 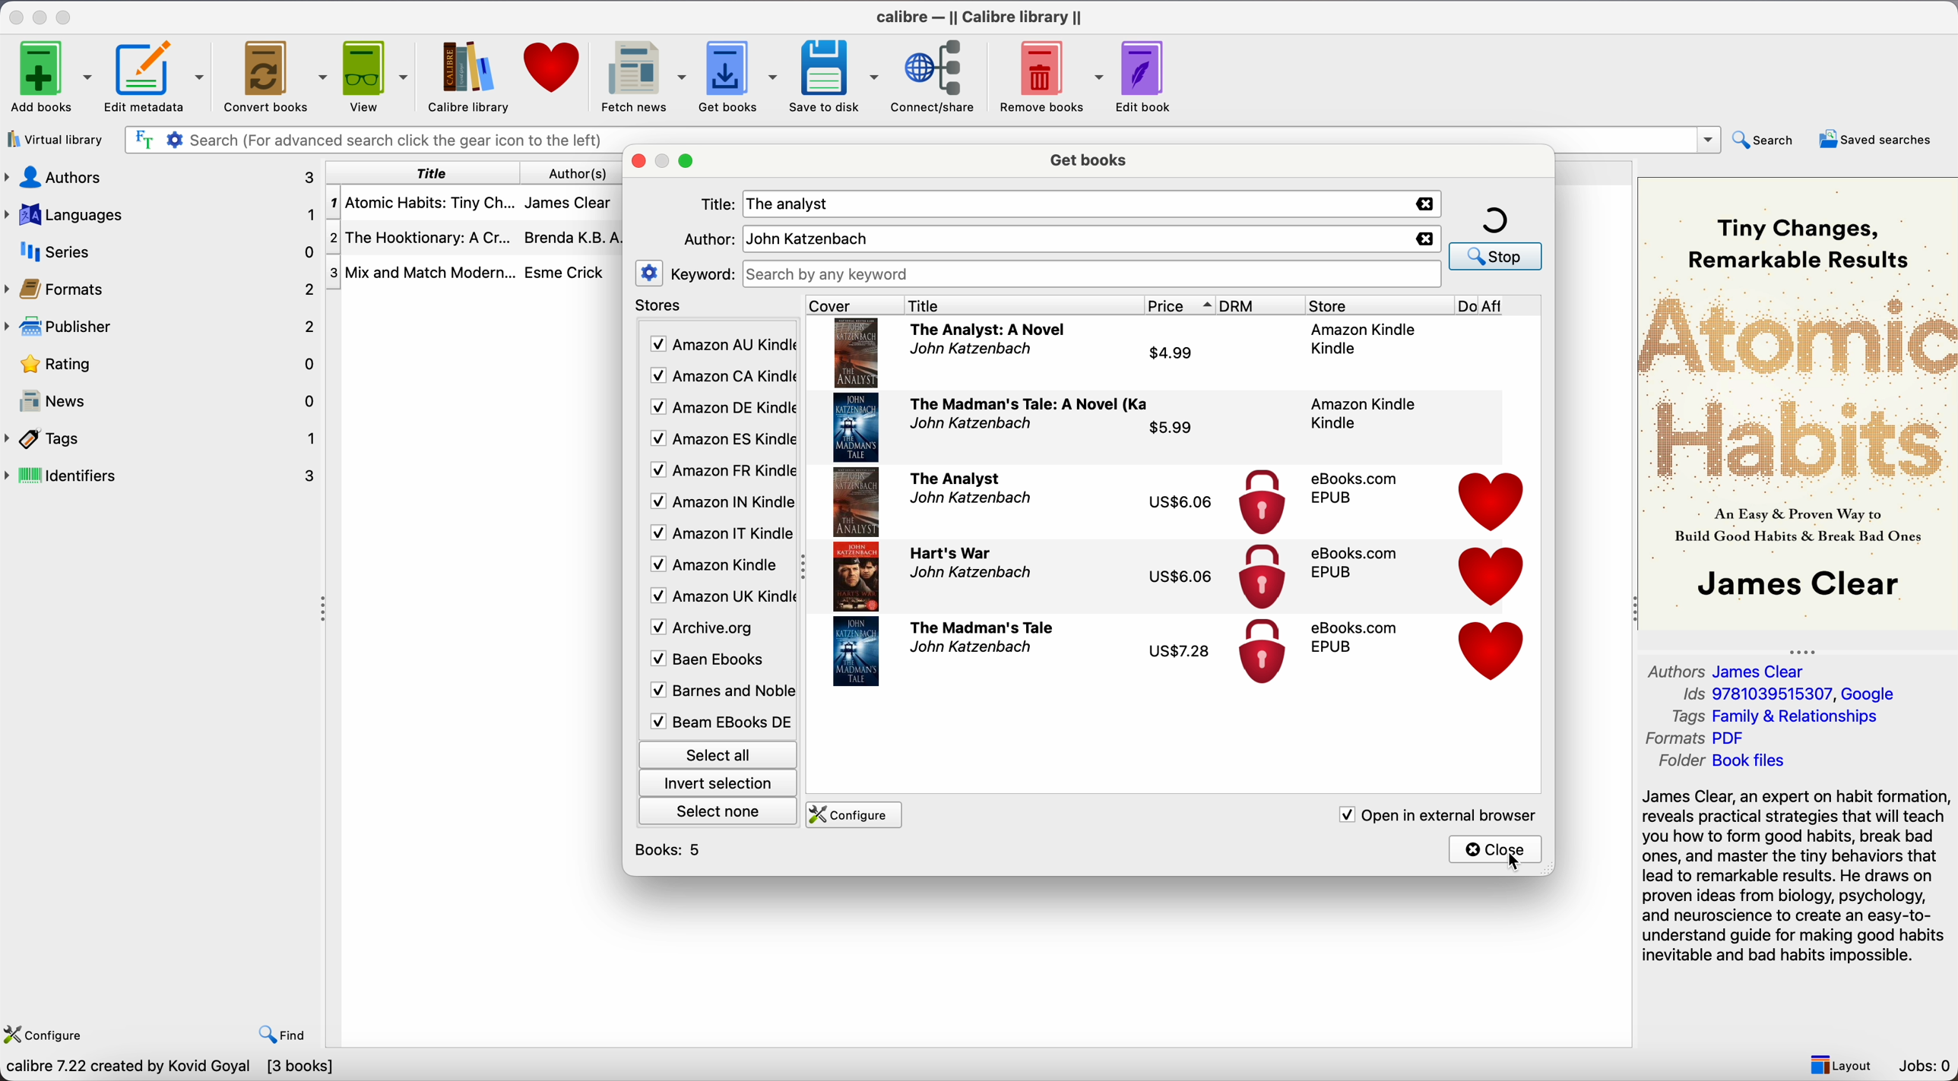 What do you see at coordinates (1493, 653) in the screenshot?
I see `donate` at bounding box center [1493, 653].